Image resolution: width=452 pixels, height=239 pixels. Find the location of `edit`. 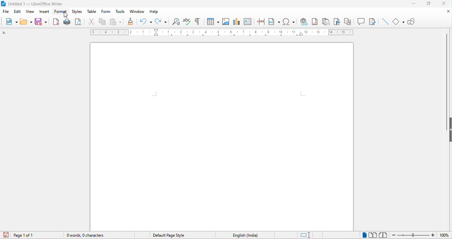

edit is located at coordinates (18, 11).